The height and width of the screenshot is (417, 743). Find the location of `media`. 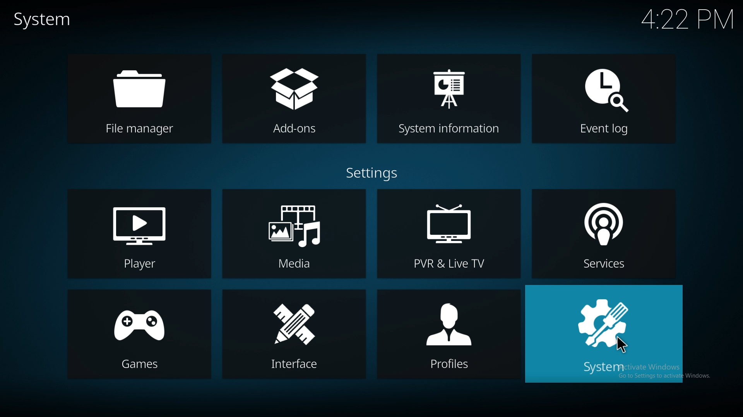

media is located at coordinates (293, 233).